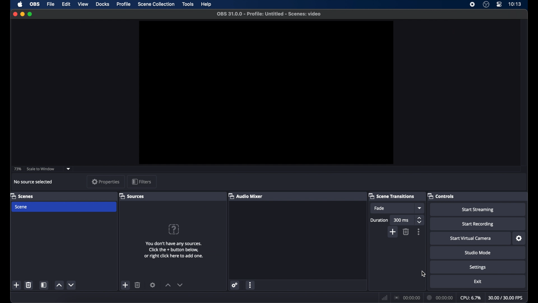 This screenshot has width=538, height=303. Describe the element at coordinates (71, 285) in the screenshot. I see `decrement` at that location.